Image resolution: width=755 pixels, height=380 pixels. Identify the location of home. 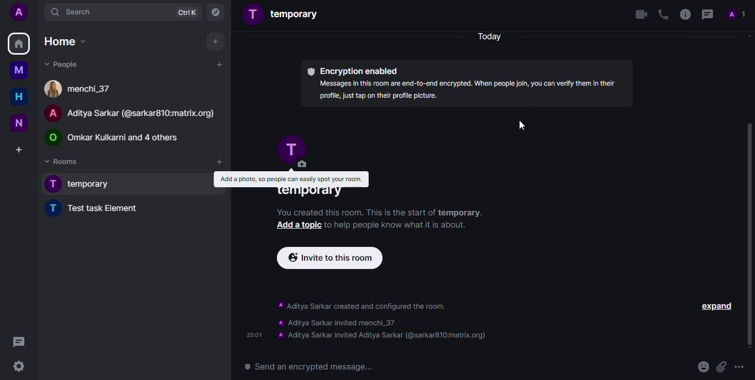
(15, 97).